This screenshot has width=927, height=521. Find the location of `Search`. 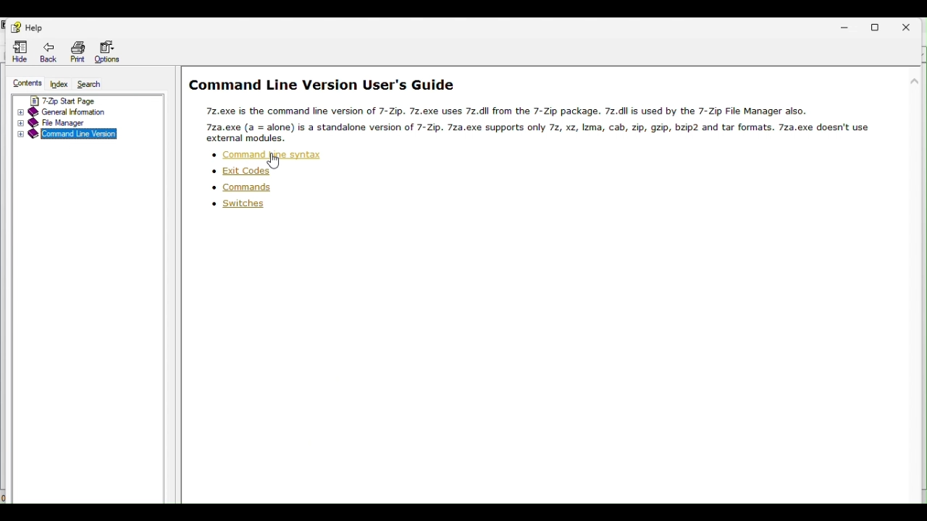

Search is located at coordinates (92, 85).